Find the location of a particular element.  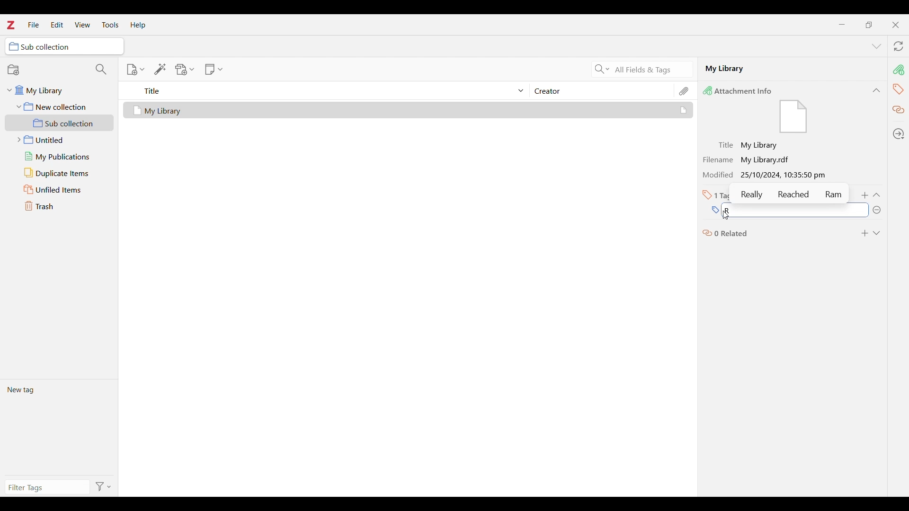

Collapse is located at coordinates (876, 90).